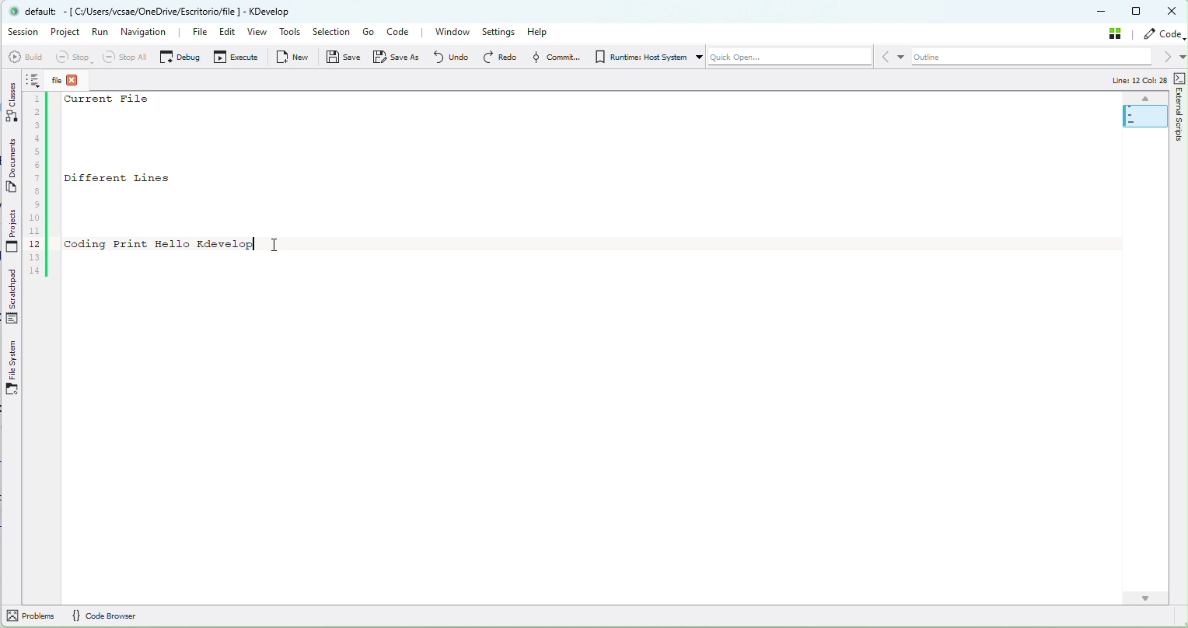 The height and width of the screenshot is (628, 1188). Describe the element at coordinates (191, 33) in the screenshot. I see `File` at that location.